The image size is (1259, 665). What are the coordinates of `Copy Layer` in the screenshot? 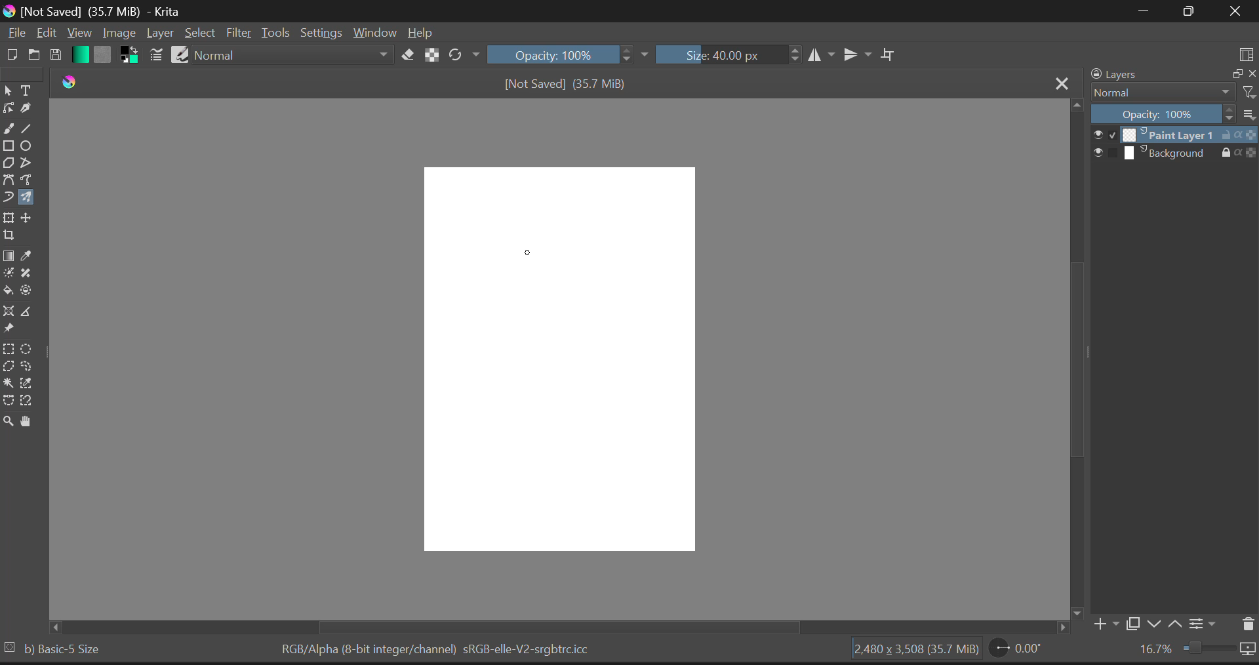 It's located at (1134, 624).